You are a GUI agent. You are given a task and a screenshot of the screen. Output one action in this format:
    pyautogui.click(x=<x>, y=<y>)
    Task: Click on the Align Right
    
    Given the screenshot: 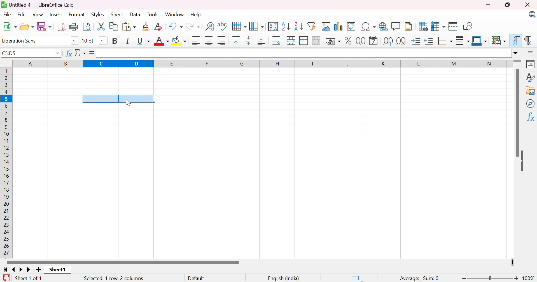 What is the action you would take?
    pyautogui.click(x=223, y=41)
    